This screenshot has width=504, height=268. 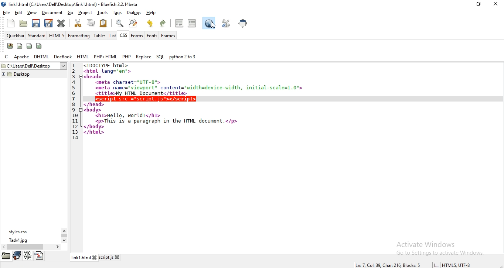 I want to click on replace, so click(x=144, y=56).